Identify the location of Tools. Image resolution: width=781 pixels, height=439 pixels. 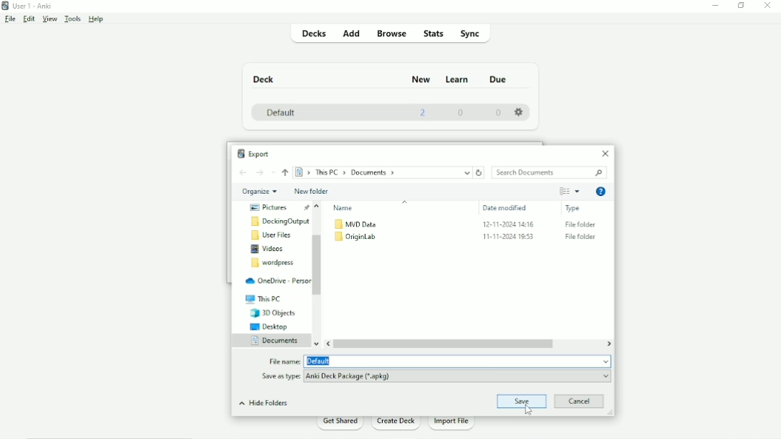
(74, 19).